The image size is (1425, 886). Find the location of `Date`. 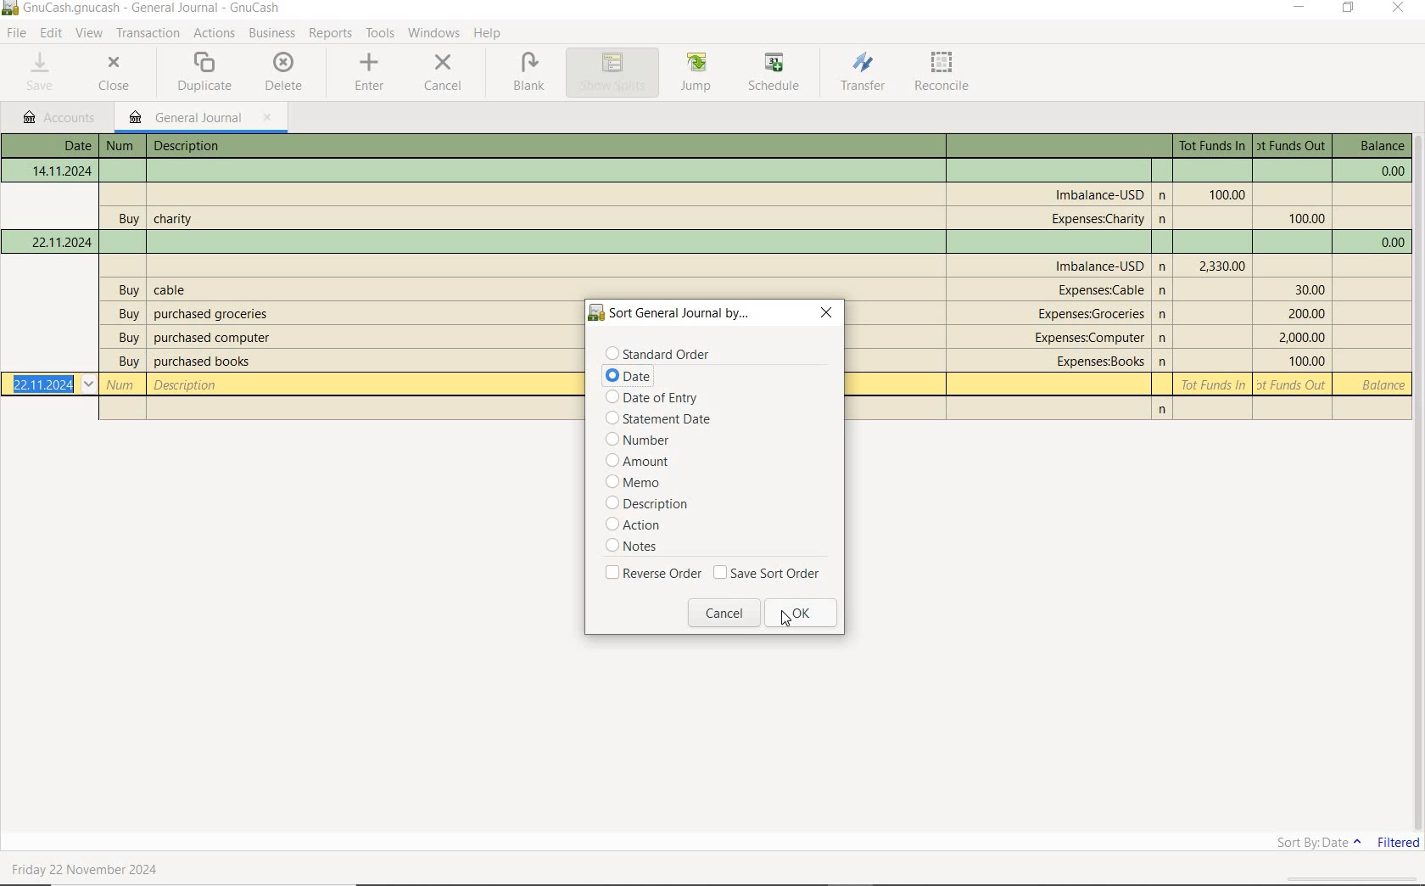

Date is located at coordinates (63, 171).